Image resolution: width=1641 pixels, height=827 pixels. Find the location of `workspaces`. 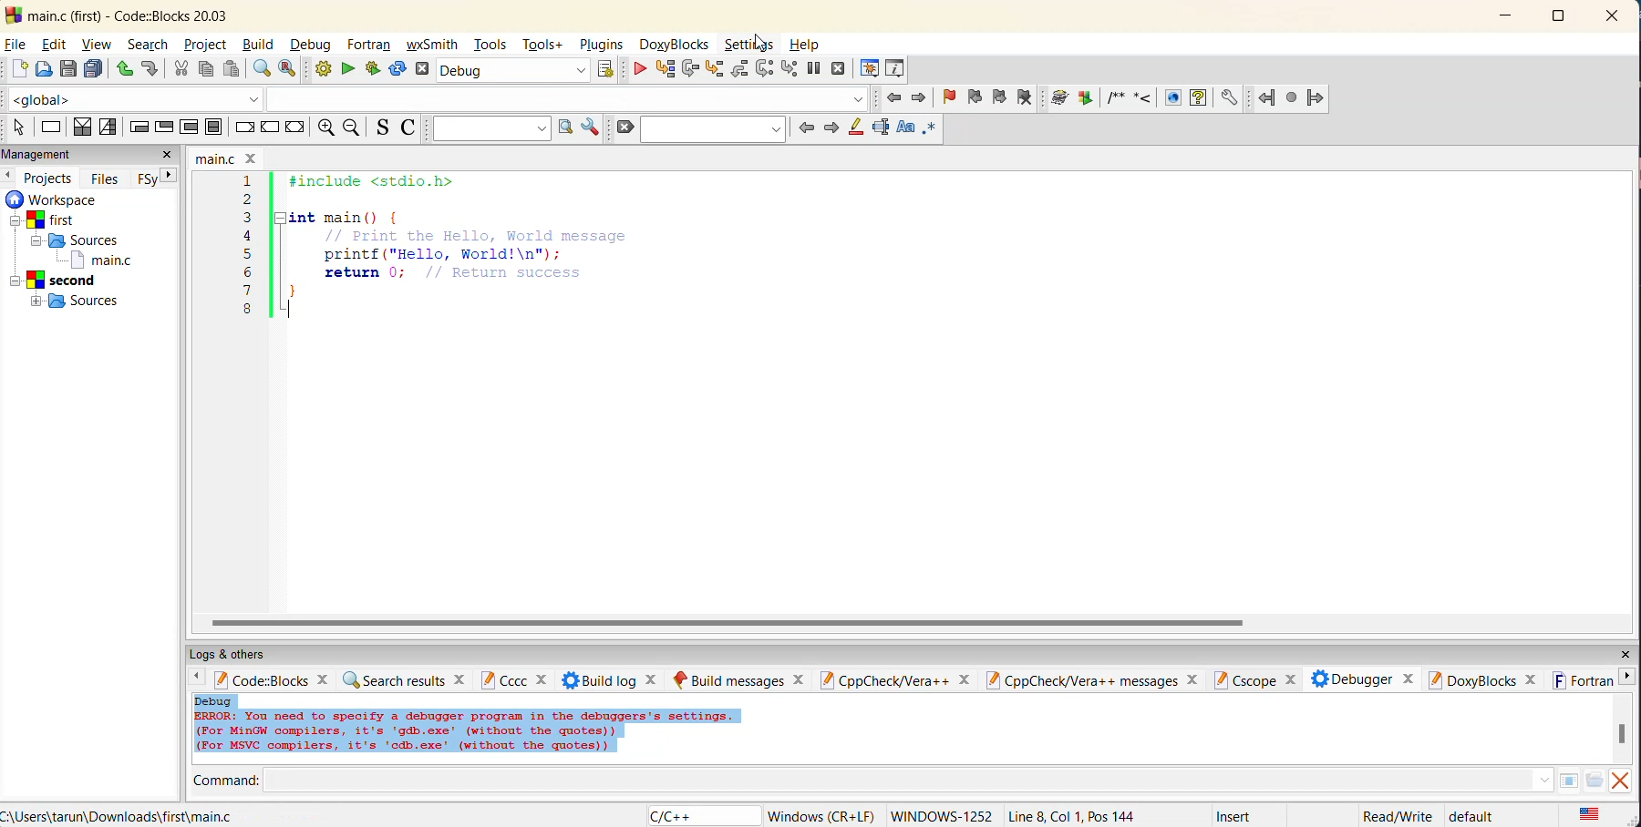

workspaces is located at coordinates (79, 255).